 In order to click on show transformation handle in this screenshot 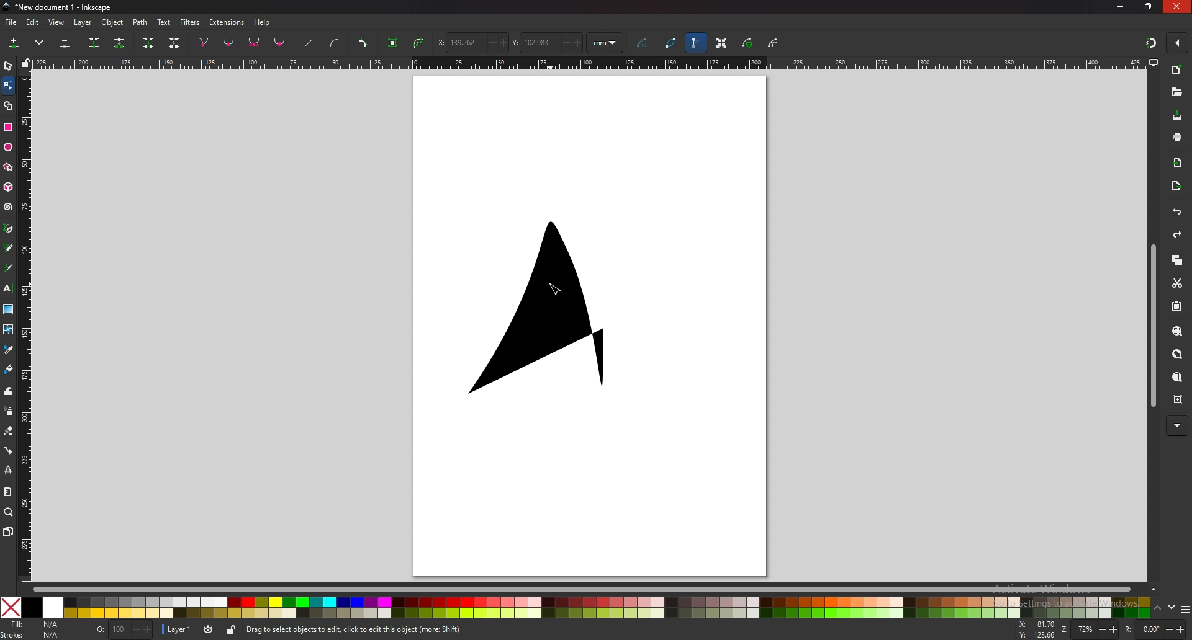, I will do `click(723, 43)`.